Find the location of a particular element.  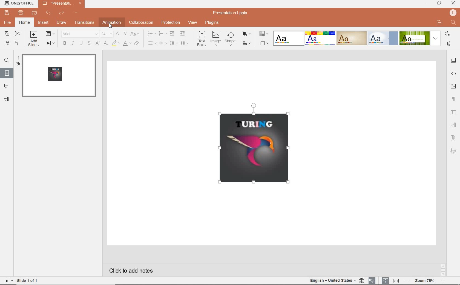

line spacing is located at coordinates (173, 43).